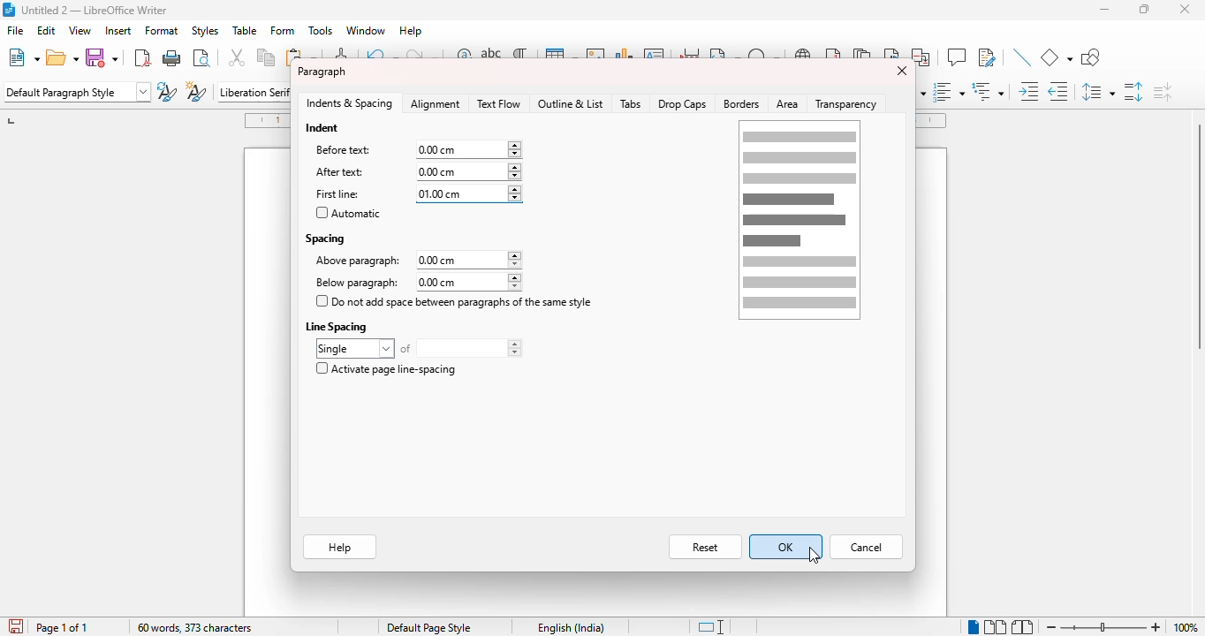 Image resolution: width=1205 pixels, height=636 pixels. I want to click on increase paragraph spacing, so click(1133, 91).